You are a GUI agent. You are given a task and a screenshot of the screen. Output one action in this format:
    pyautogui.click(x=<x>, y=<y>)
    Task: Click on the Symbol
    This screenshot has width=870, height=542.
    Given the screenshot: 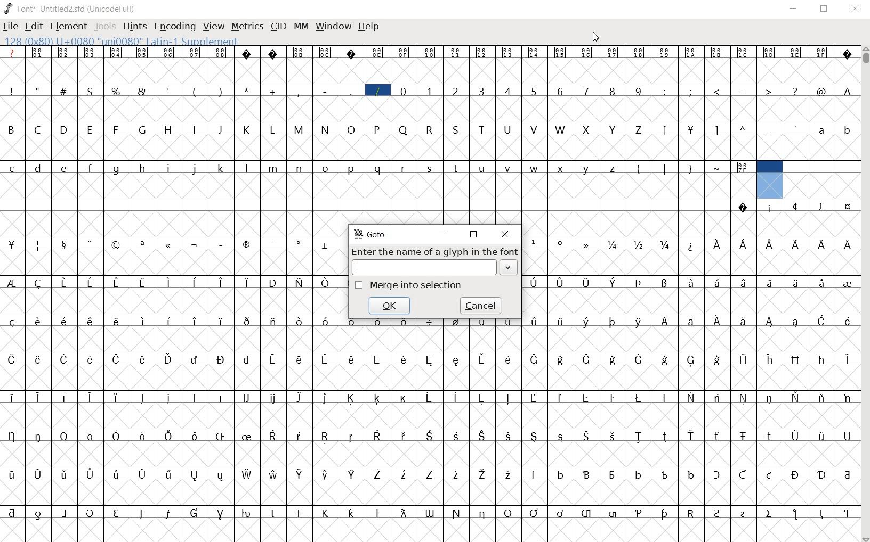 What is the action you would take?
    pyautogui.click(x=430, y=512)
    